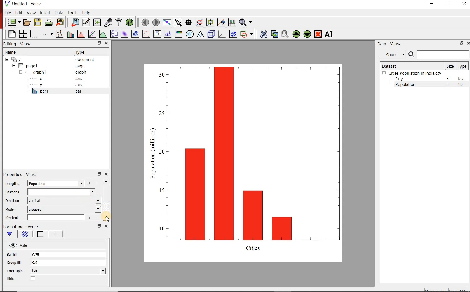 This screenshot has height=292, width=470. I want to click on search dataset, so click(439, 55).